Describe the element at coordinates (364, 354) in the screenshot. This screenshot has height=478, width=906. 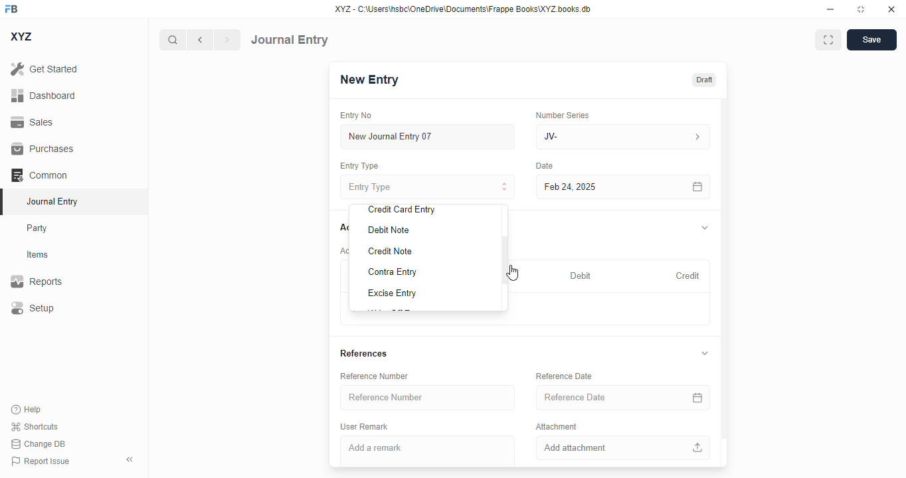
I see `references` at that location.